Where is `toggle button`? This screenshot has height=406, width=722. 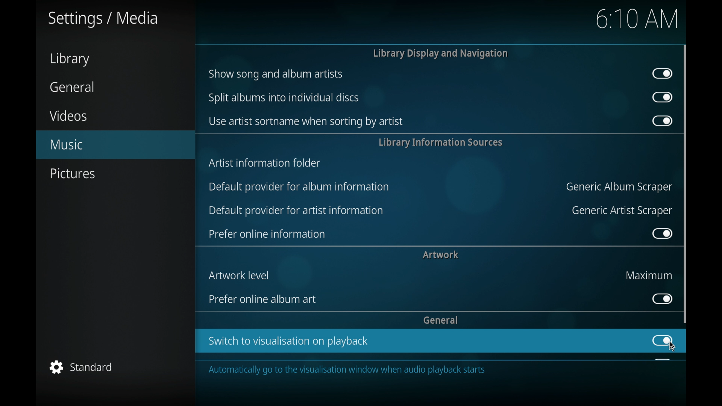
toggle button is located at coordinates (663, 74).